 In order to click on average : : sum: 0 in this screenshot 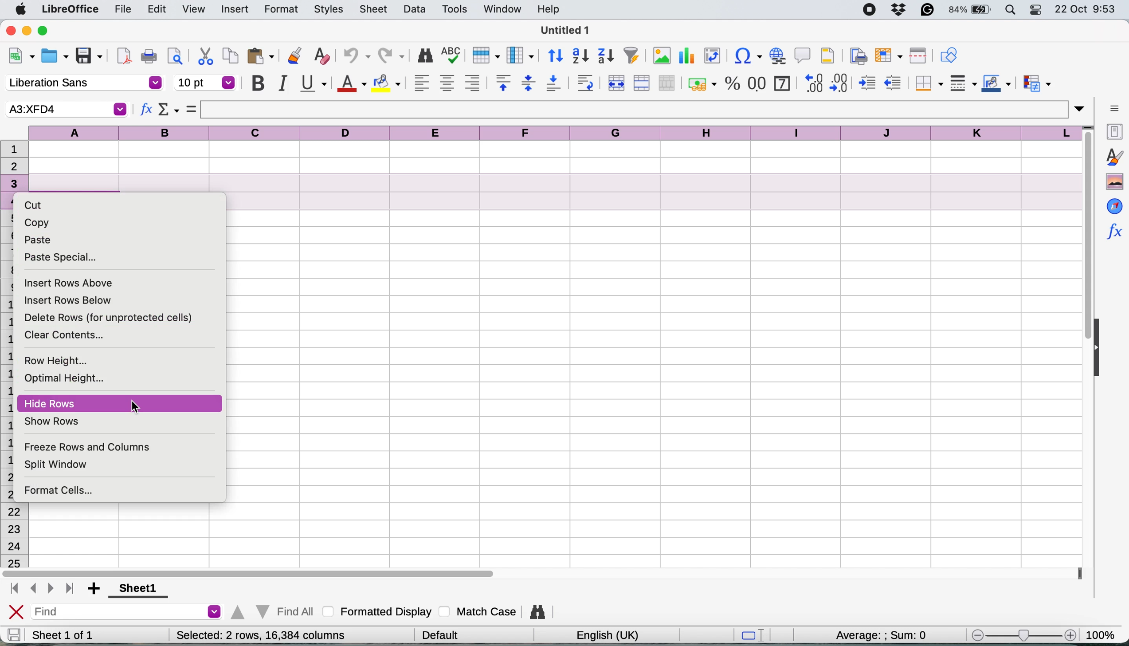, I will do `click(870, 634)`.